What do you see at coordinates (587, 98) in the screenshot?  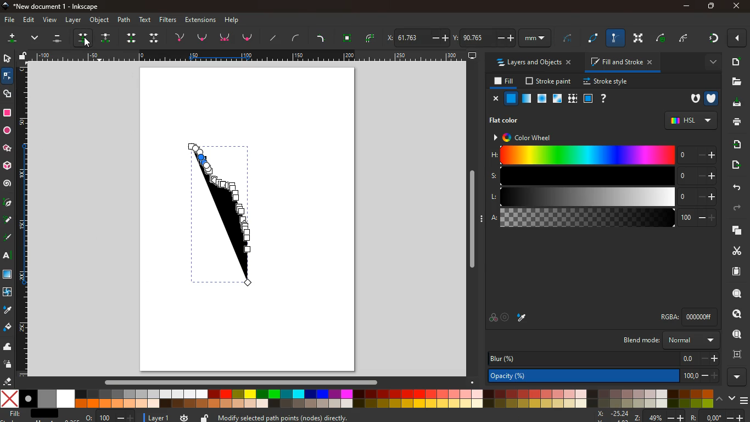 I see `frame` at bounding box center [587, 98].